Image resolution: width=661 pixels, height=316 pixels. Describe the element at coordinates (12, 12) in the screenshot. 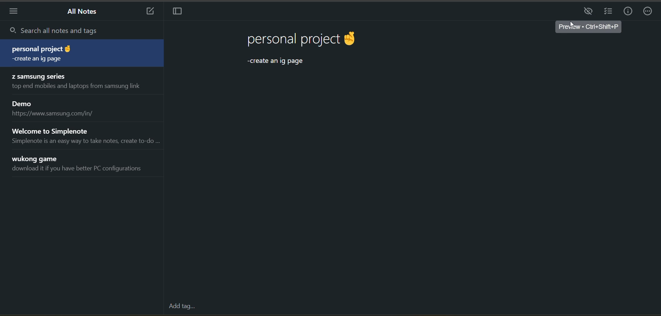

I see `menu` at that location.